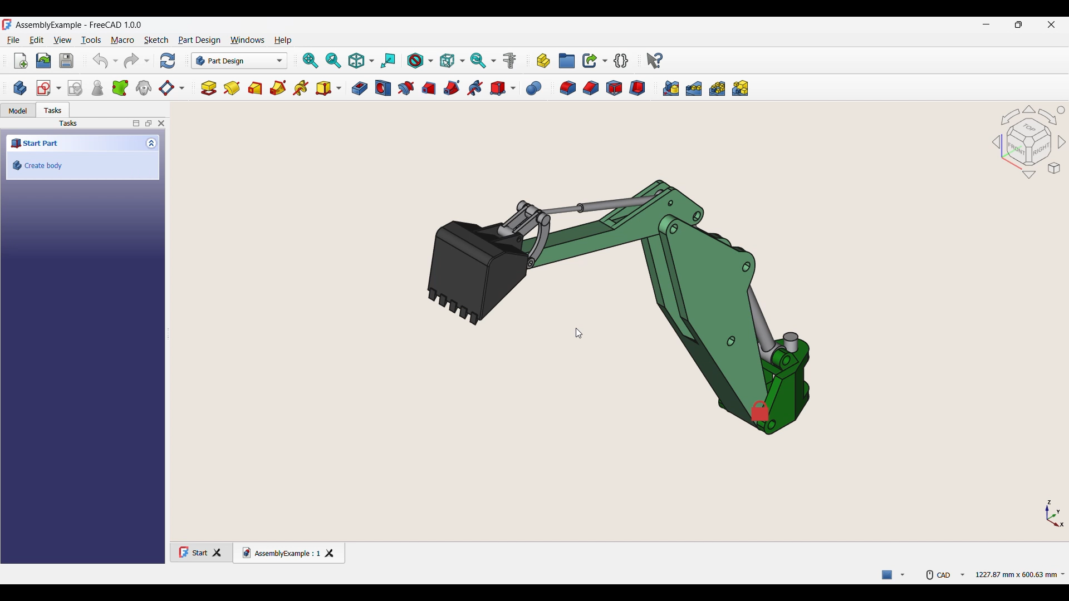 The image size is (1069, 601). I want to click on AssemblyExample : 1, current tab highlighted, so click(278, 551).